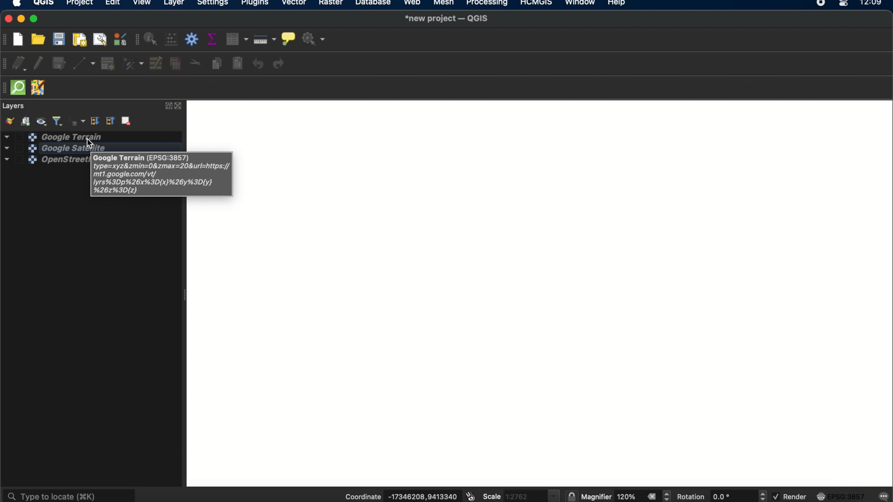 The image size is (893, 502). I want to click on filter legend by expression, so click(76, 120).